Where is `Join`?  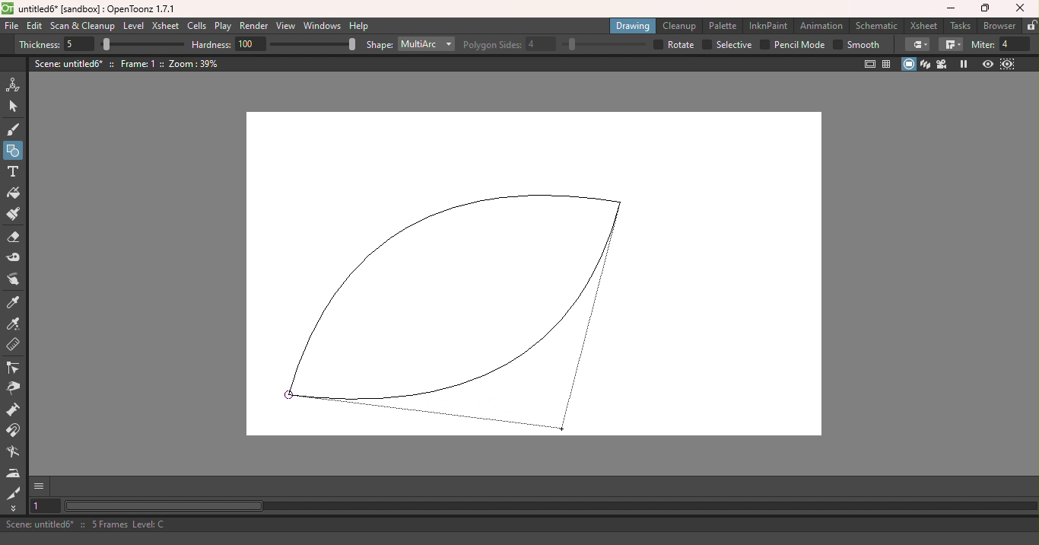
Join is located at coordinates (950, 45).